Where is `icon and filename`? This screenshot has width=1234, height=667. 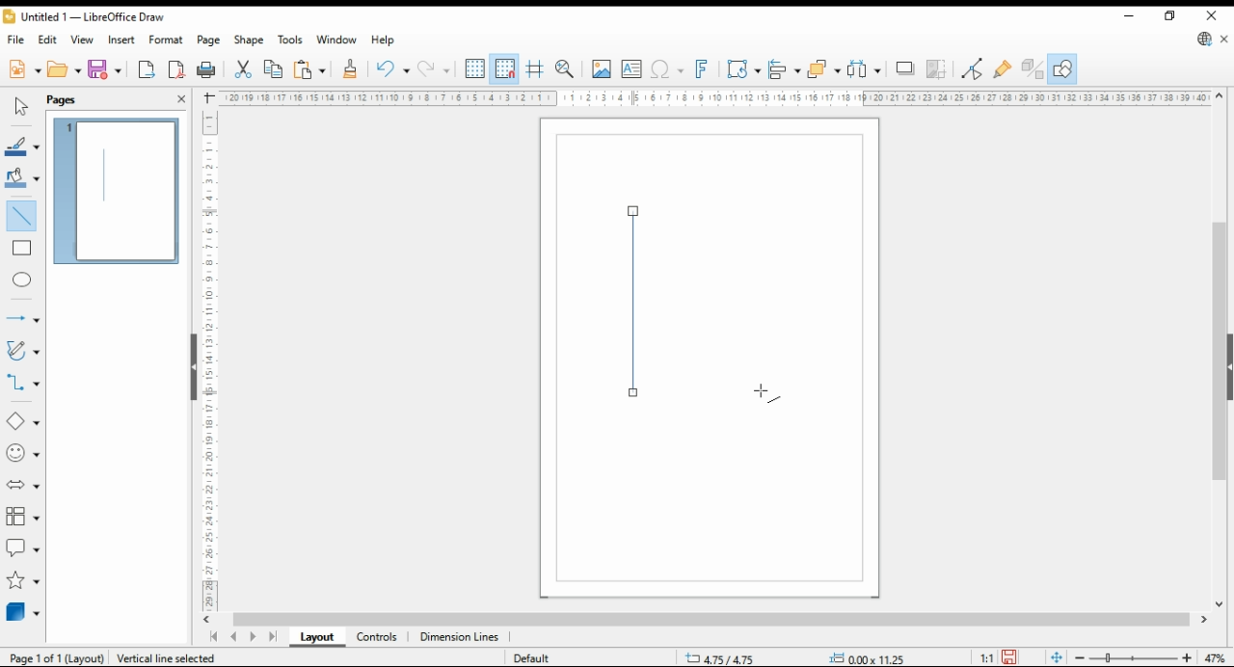 icon and filename is located at coordinates (87, 19).